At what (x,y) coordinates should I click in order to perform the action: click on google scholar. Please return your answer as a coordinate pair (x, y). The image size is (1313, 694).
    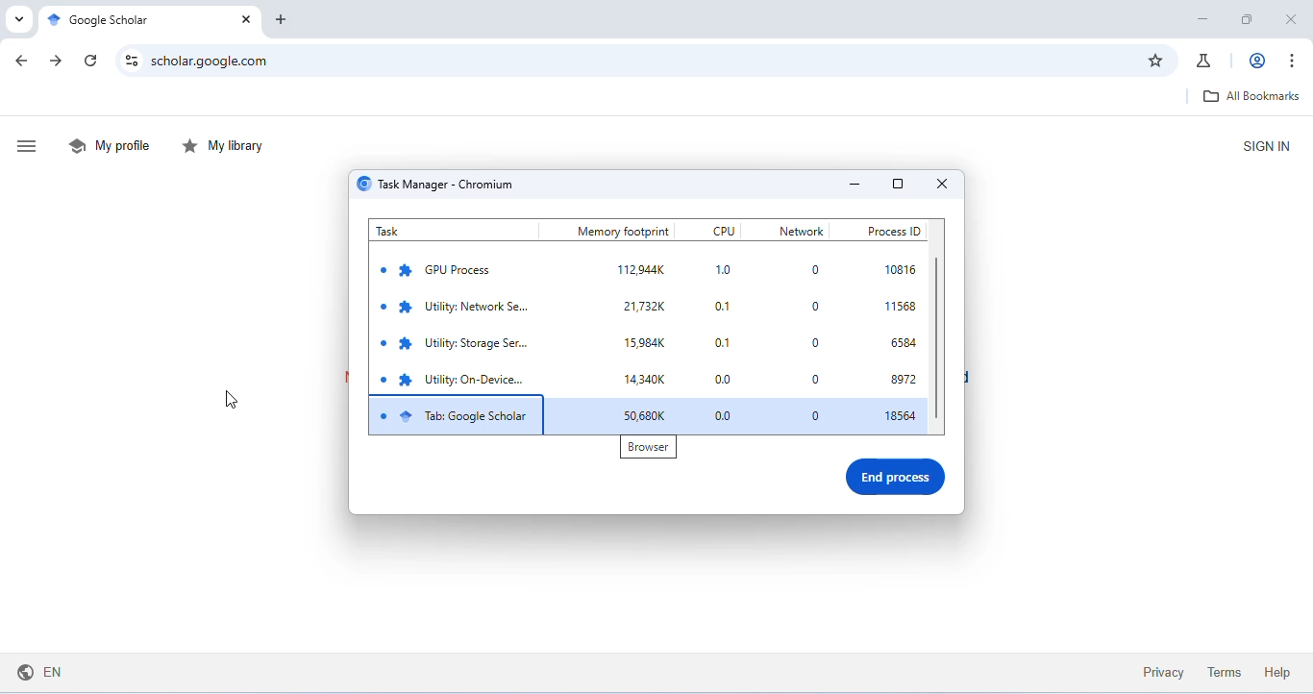
    Looking at the image, I should click on (107, 20).